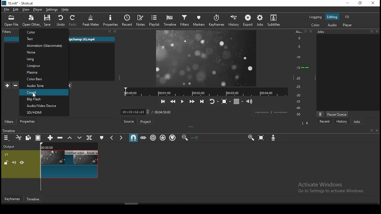 The width and height of the screenshot is (381, 214). I want to click on track timer, so click(163, 112).